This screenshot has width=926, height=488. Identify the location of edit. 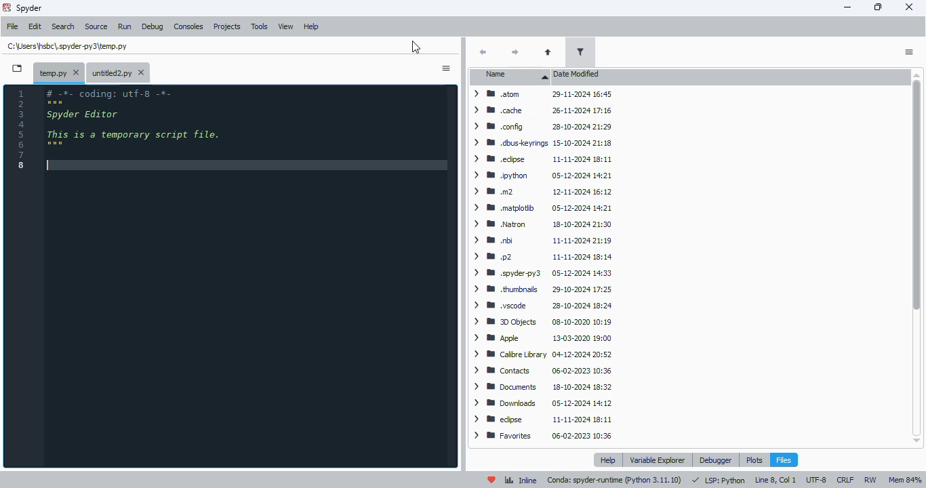
(35, 27).